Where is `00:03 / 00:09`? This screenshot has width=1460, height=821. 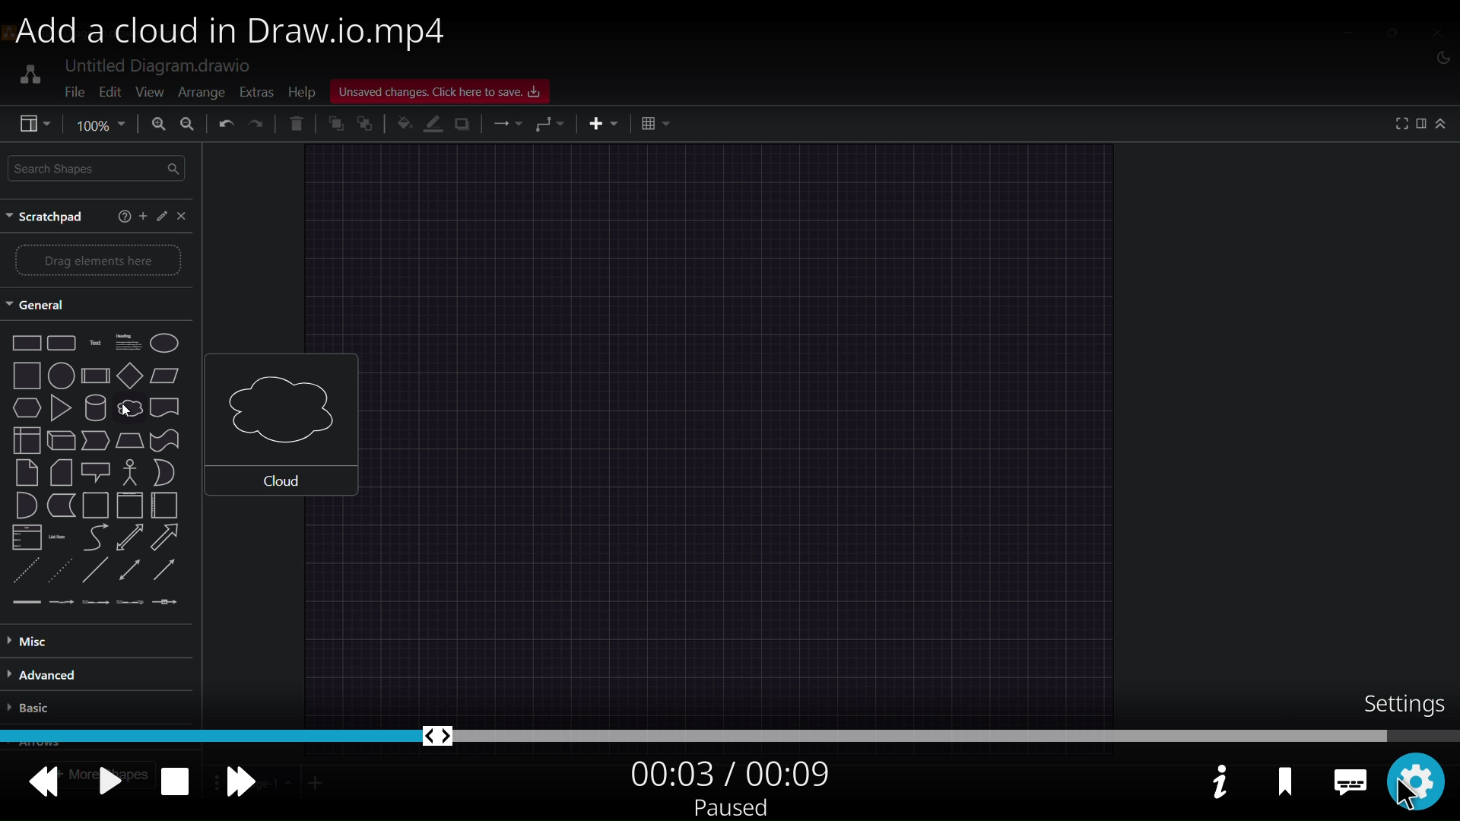 00:03 / 00:09 is located at coordinates (730, 771).